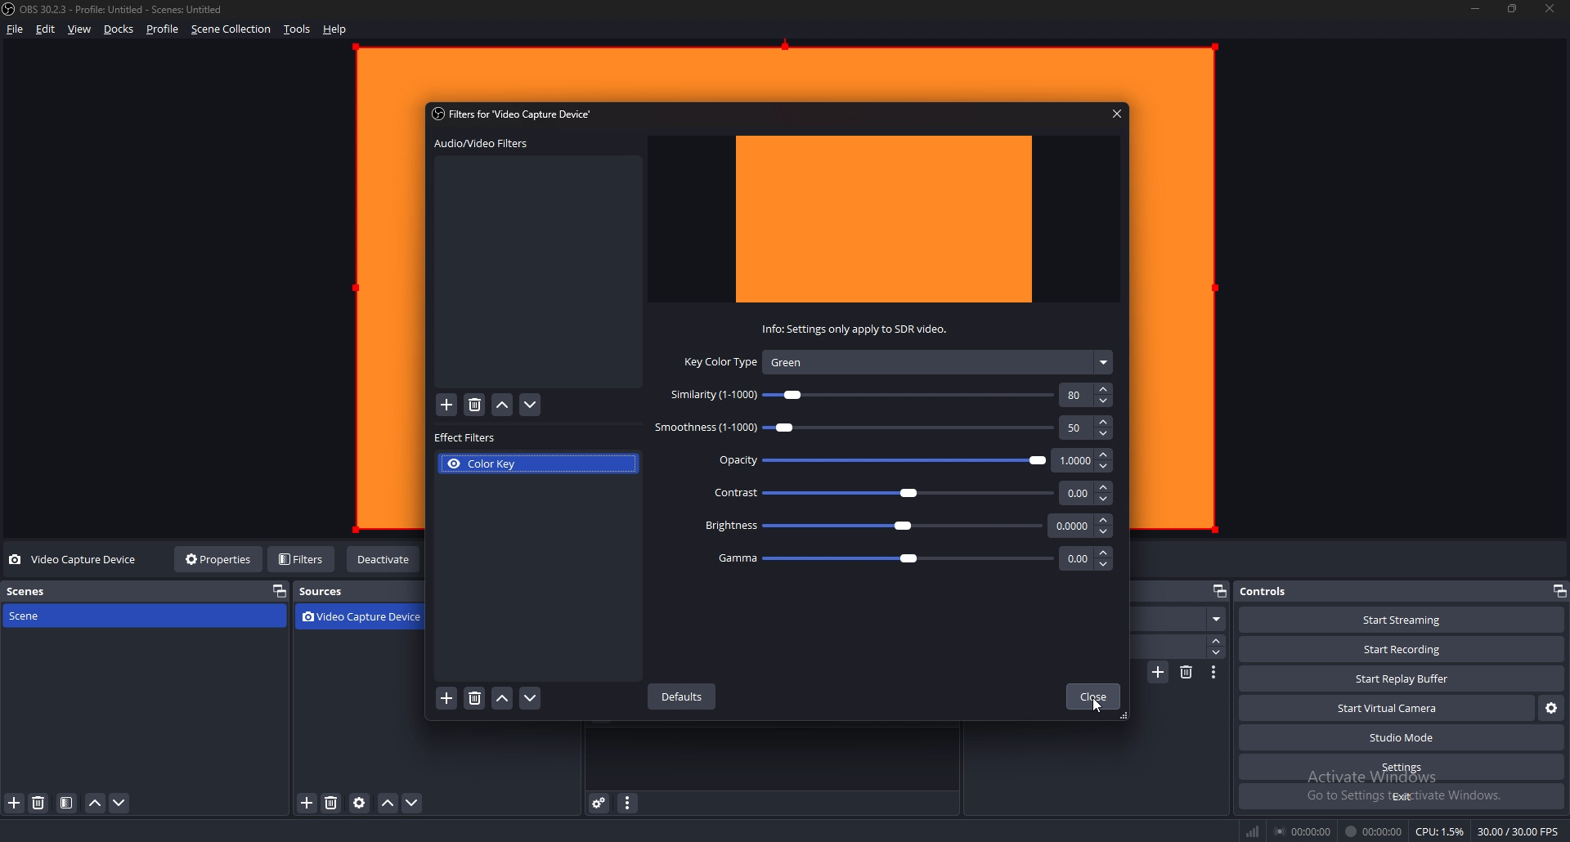  What do you see at coordinates (1218, 652) in the screenshot?
I see `decrease duration` at bounding box center [1218, 652].